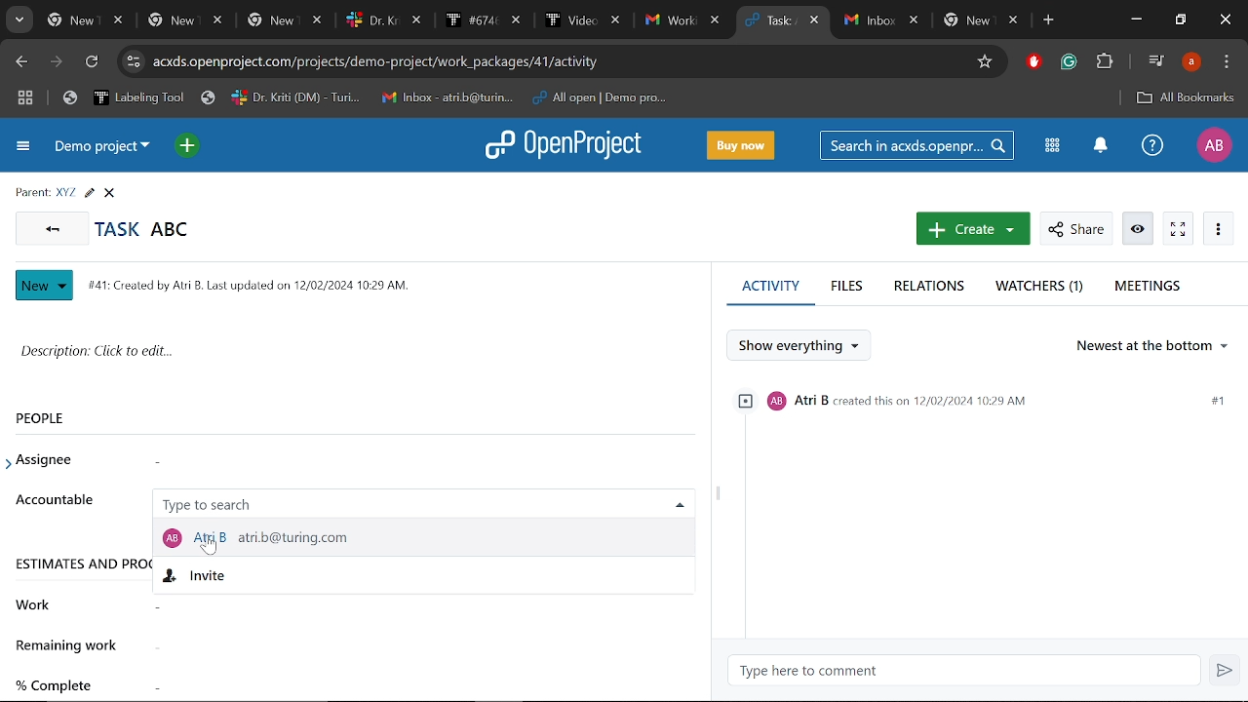 This screenshot has width=1248, height=702. Describe the element at coordinates (1225, 19) in the screenshot. I see `Close` at that location.